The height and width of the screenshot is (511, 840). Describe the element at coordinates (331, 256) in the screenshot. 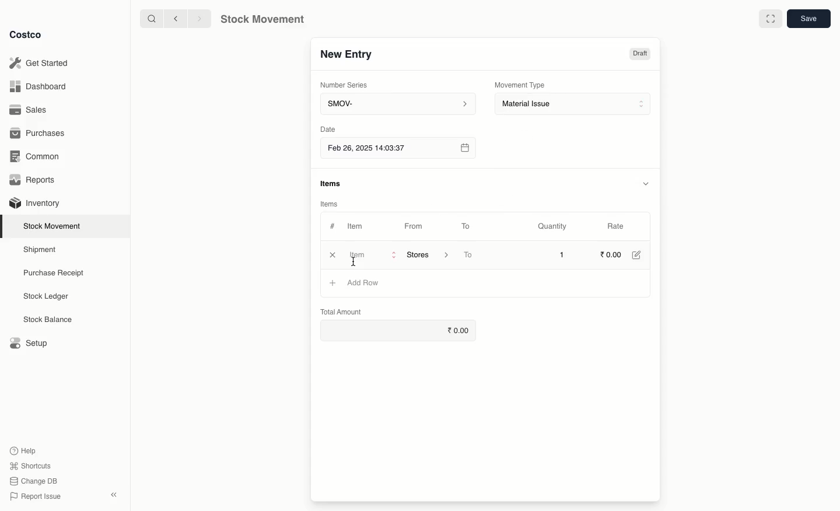

I see `Close` at that location.